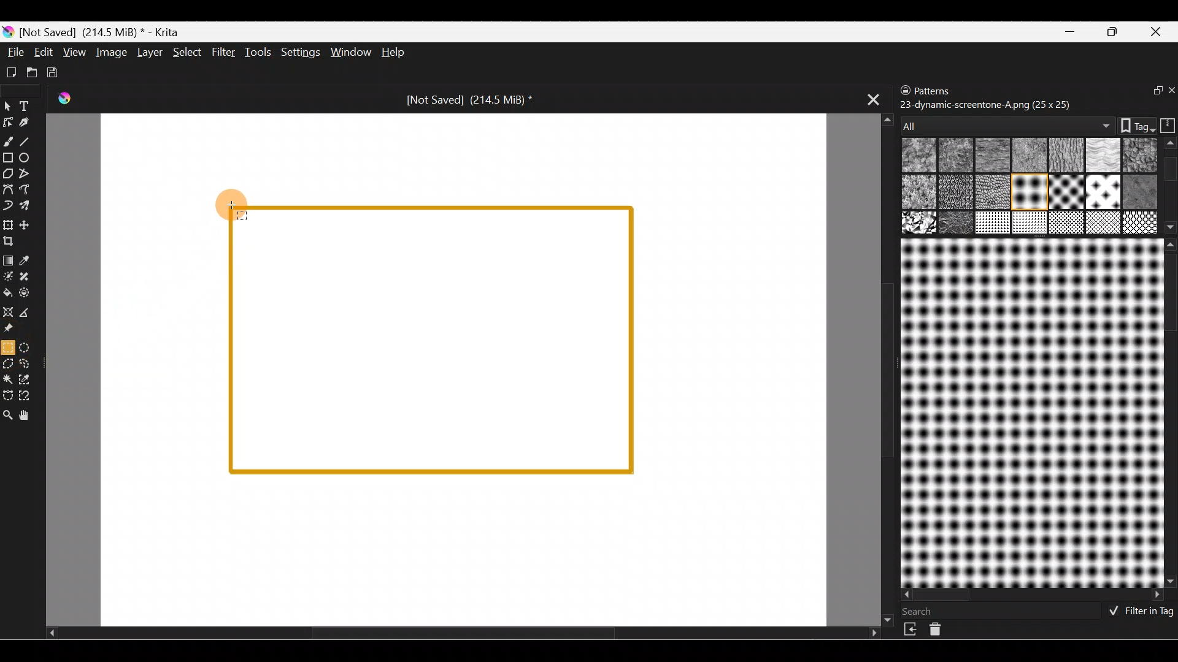  I want to click on 04 paper-c-grain.png, so click(1064, 156).